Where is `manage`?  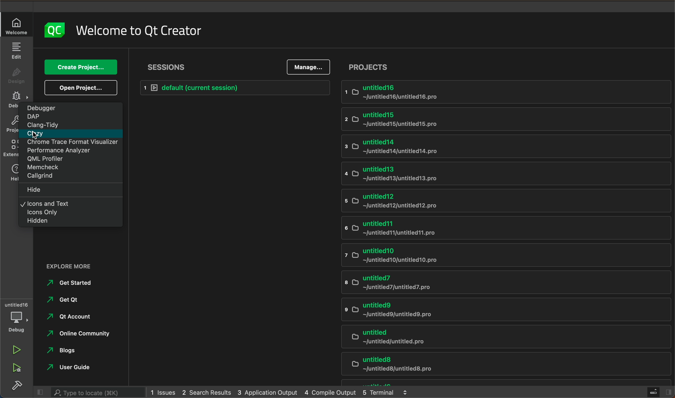 manage is located at coordinates (309, 67).